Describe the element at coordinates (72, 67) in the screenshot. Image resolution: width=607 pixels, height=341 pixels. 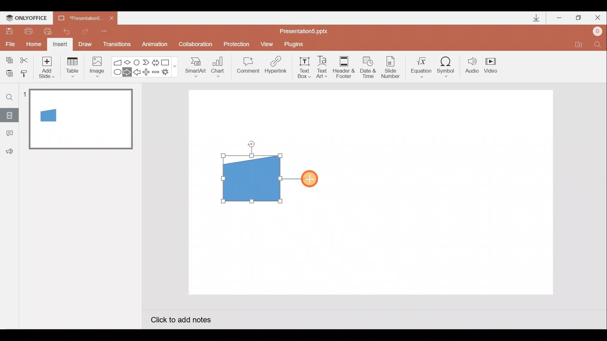
I see `Table` at that location.